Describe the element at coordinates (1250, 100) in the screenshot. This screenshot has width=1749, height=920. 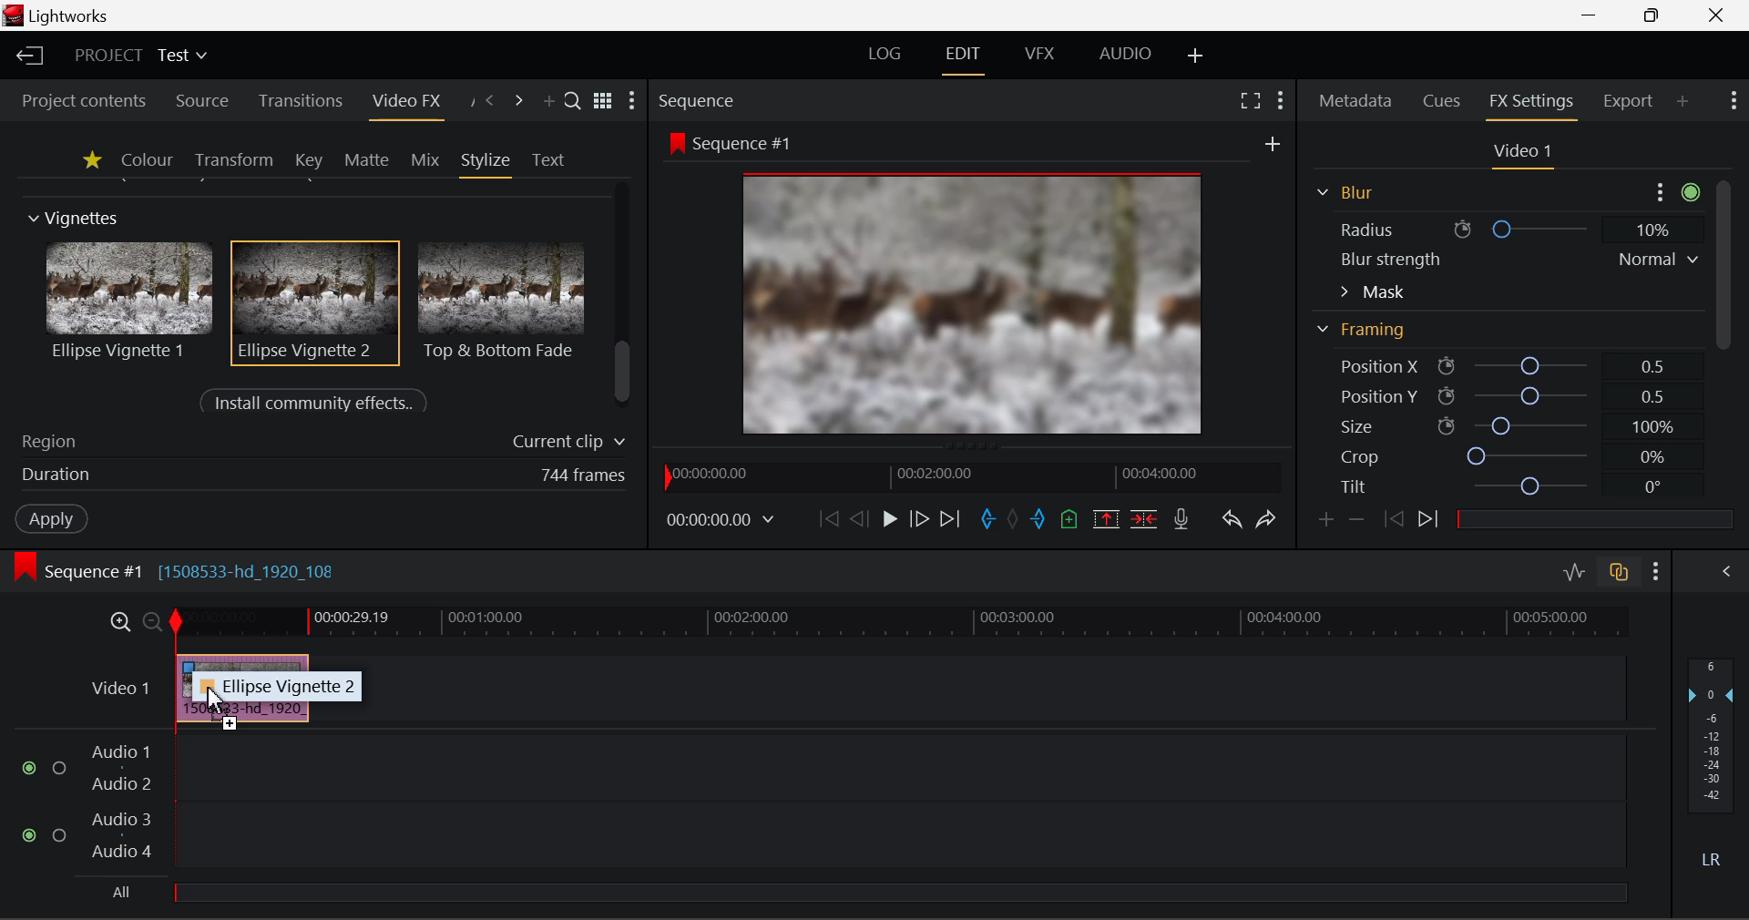
I see `Full Screen` at that location.